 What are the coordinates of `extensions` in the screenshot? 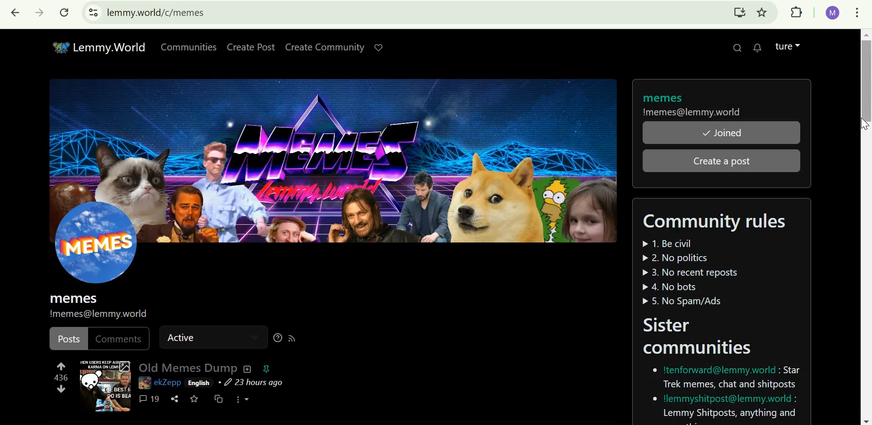 It's located at (798, 13).